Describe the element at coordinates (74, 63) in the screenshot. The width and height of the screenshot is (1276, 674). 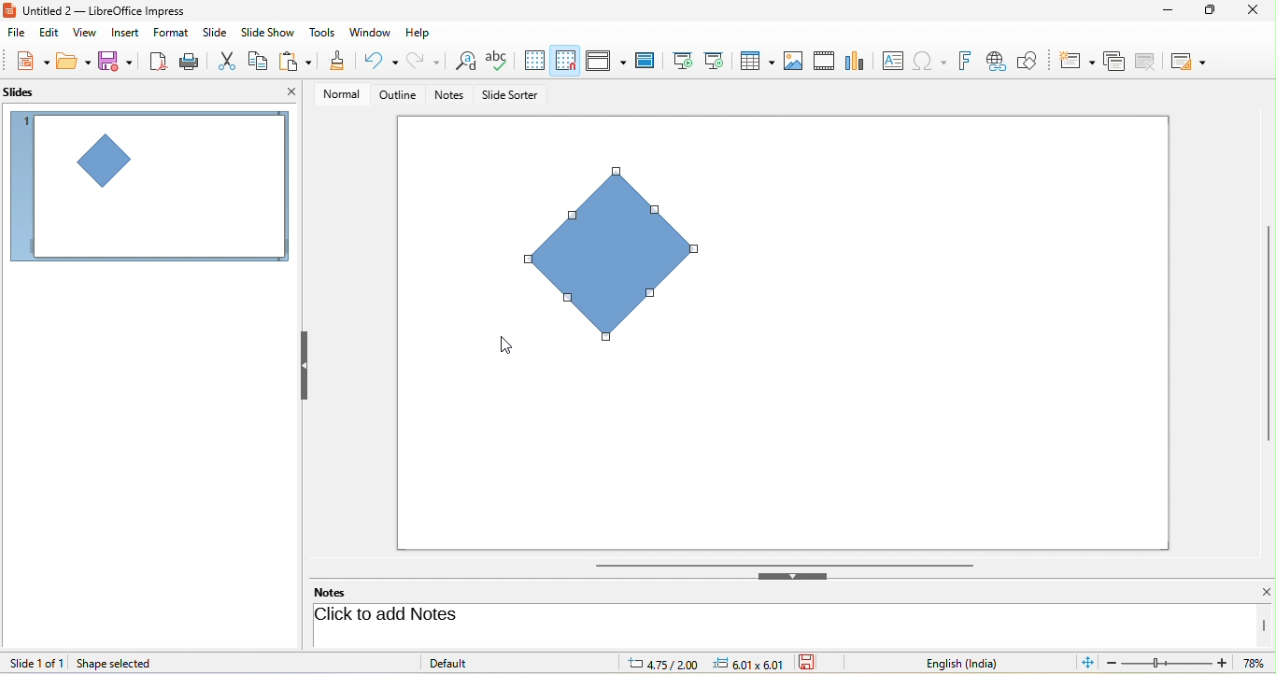
I see `open` at that location.